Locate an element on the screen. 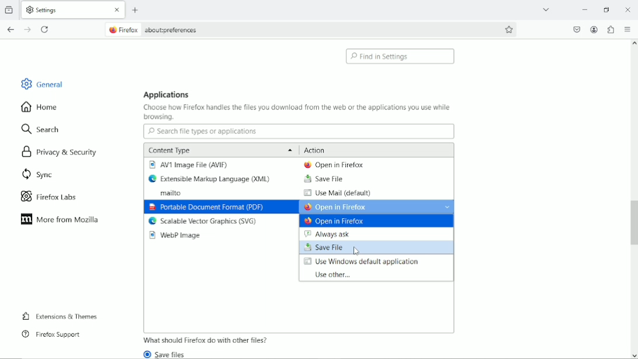  Close is located at coordinates (627, 8).